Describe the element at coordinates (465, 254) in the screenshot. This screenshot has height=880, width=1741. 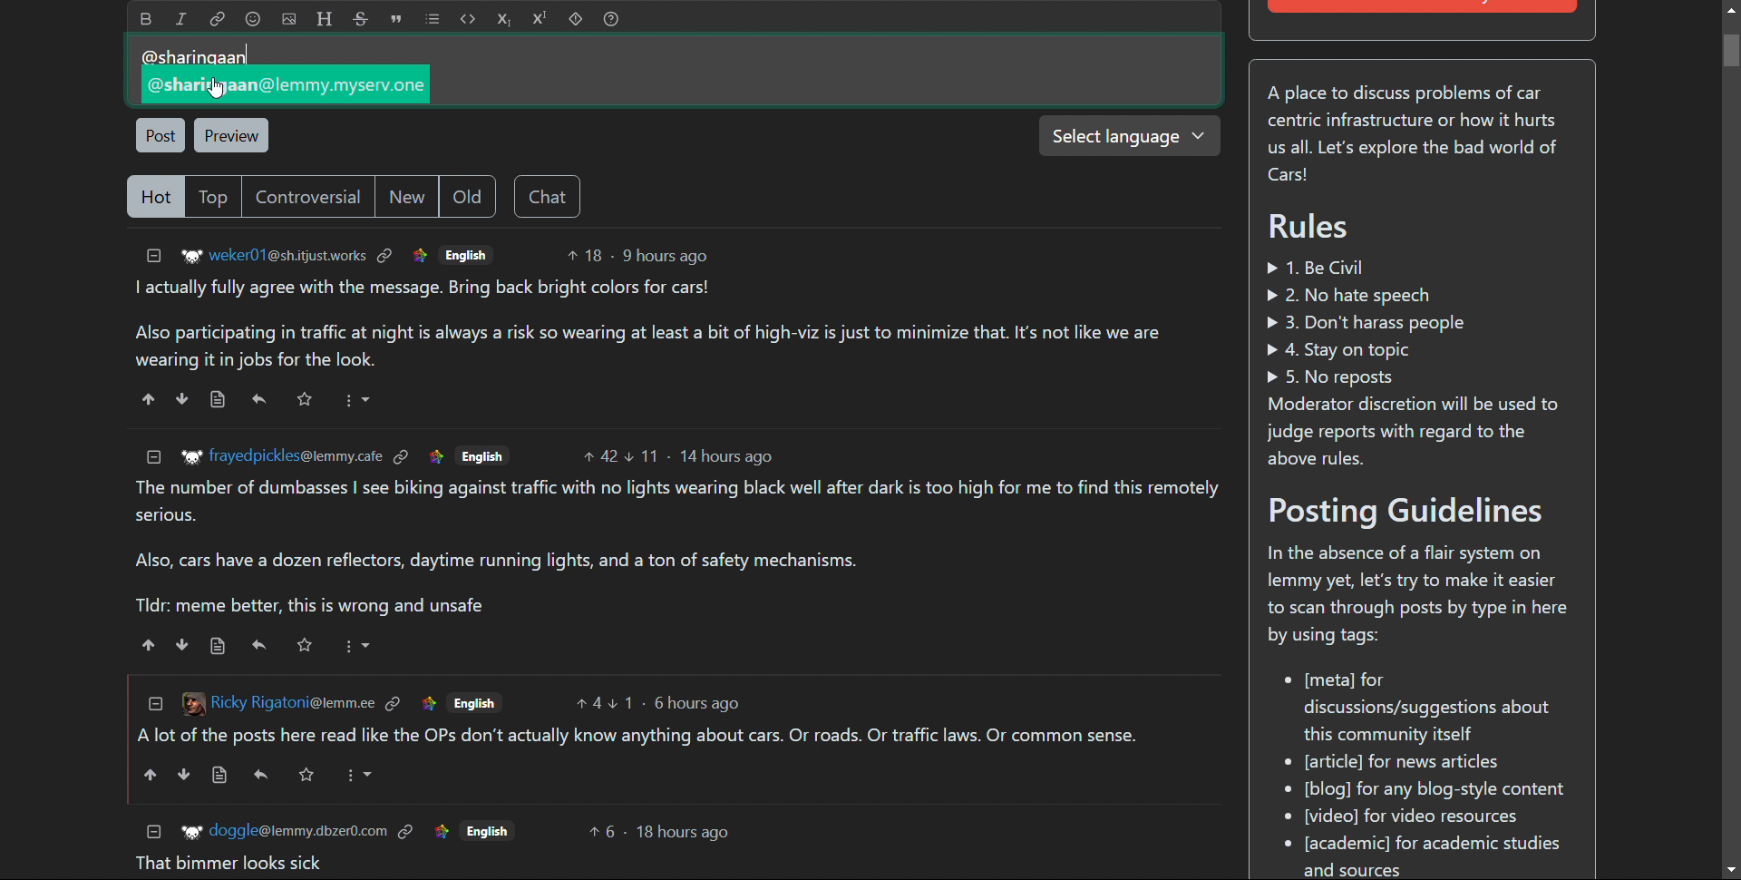
I see `English` at that location.